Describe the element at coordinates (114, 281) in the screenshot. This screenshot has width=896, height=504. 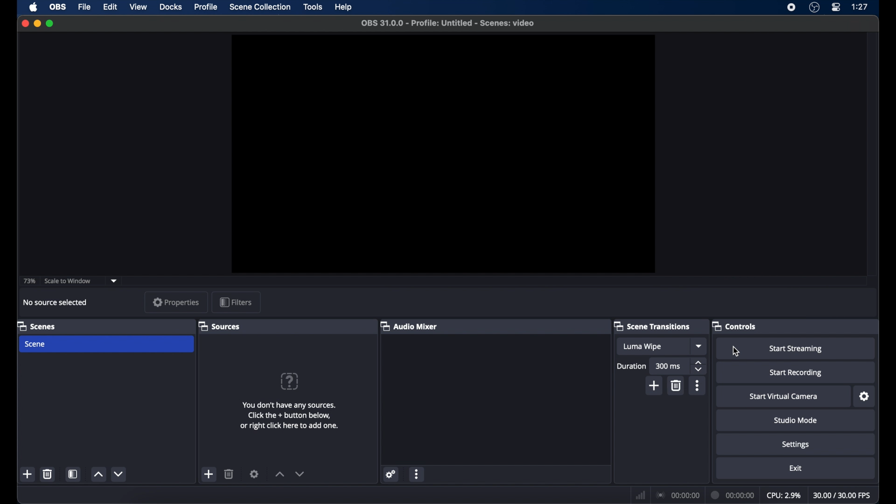
I see `dropdown ` at that location.